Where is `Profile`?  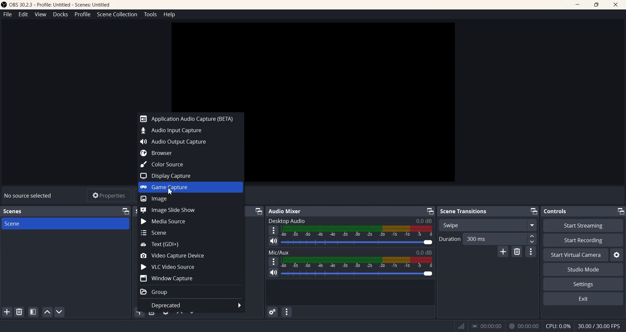
Profile is located at coordinates (82, 15).